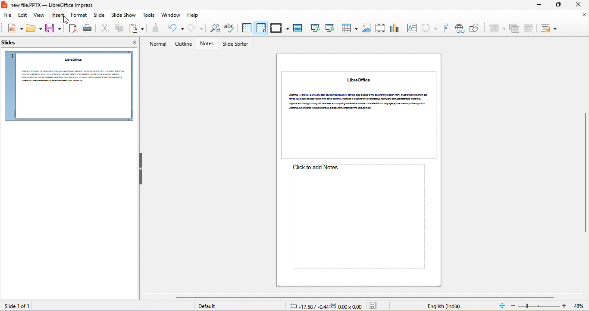  What do you see at coordinates (577, 5) in the screenshot?
I see `close` at bounding box center [577, 5].